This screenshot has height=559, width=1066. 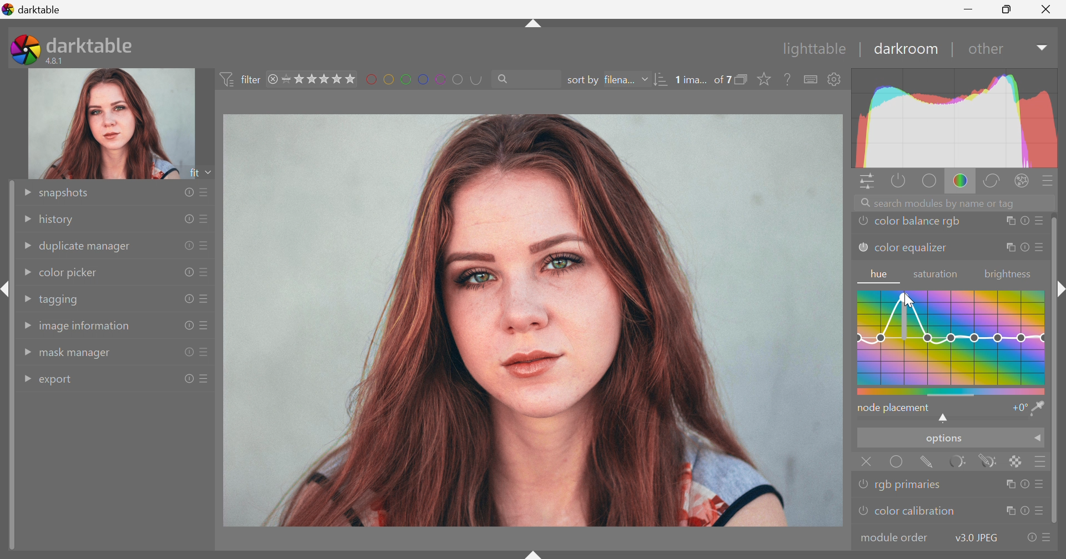 What do you see at coordinates (205, 245) in the screenshot?
I see `presets` at bounding box center [205, 245].